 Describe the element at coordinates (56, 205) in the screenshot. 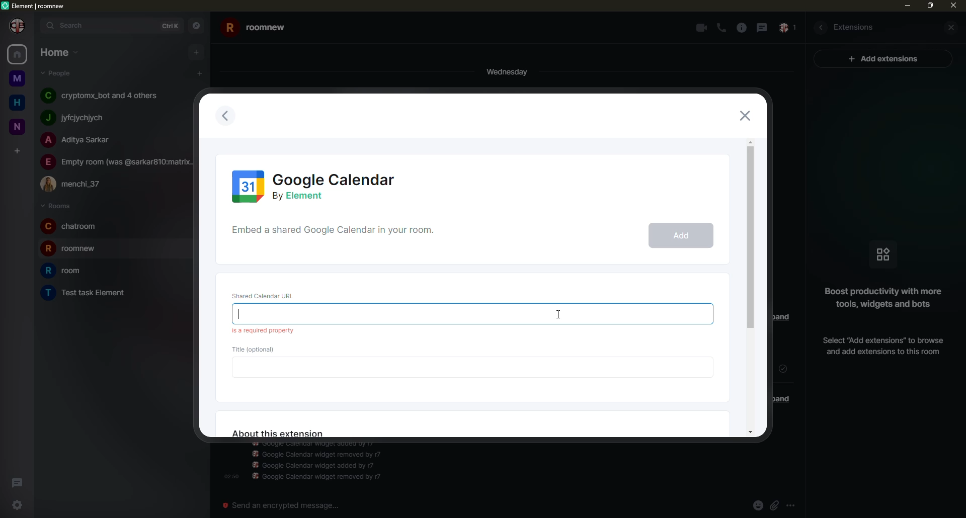

I see `rooms` at that location.